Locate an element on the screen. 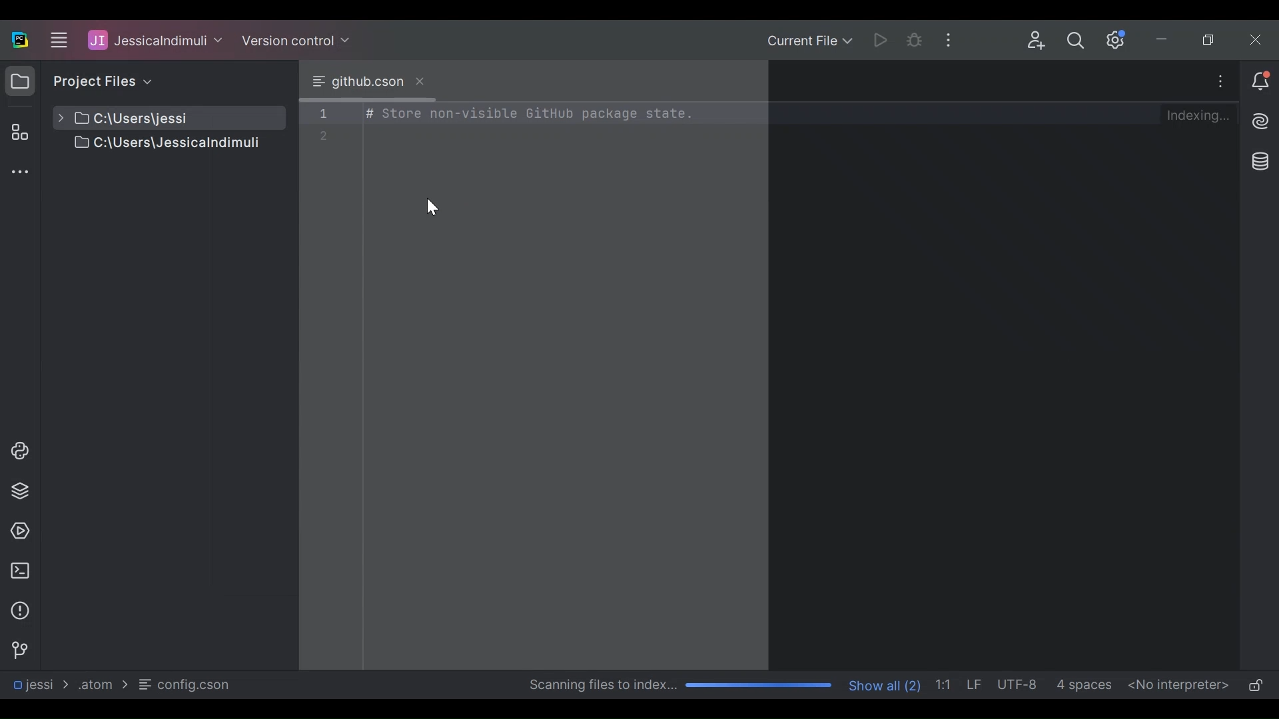 This screenshot has width=1279, height=719. Minimize is located at coordinates (1168, 39).